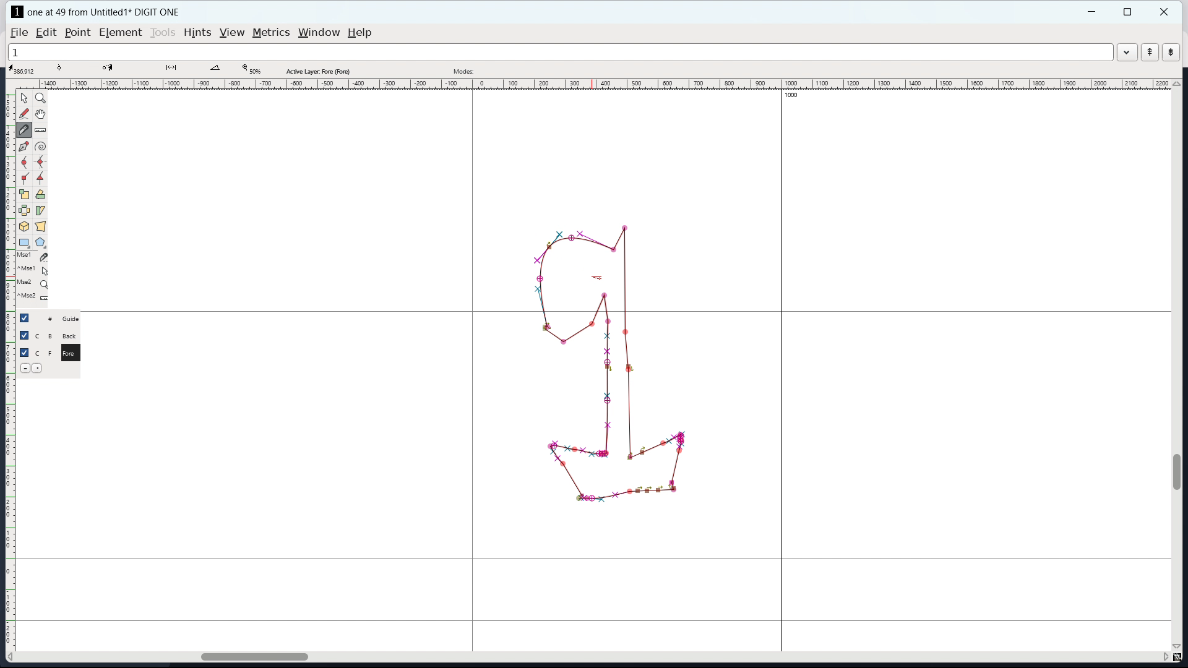 The width and height of the screenshot is (1188, 668). What do you see at coordinates (25, 367) in the screenshot?
I see `delete current layer` at bounding box center [25, 367].